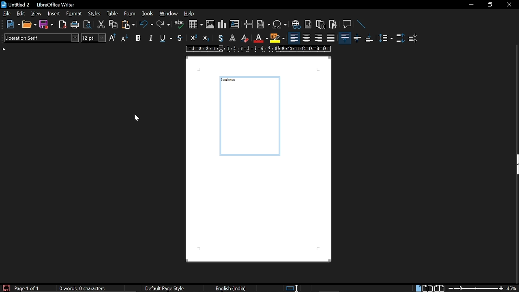 The image size is (519, 292). I want to click on styles, so click(95, 15).